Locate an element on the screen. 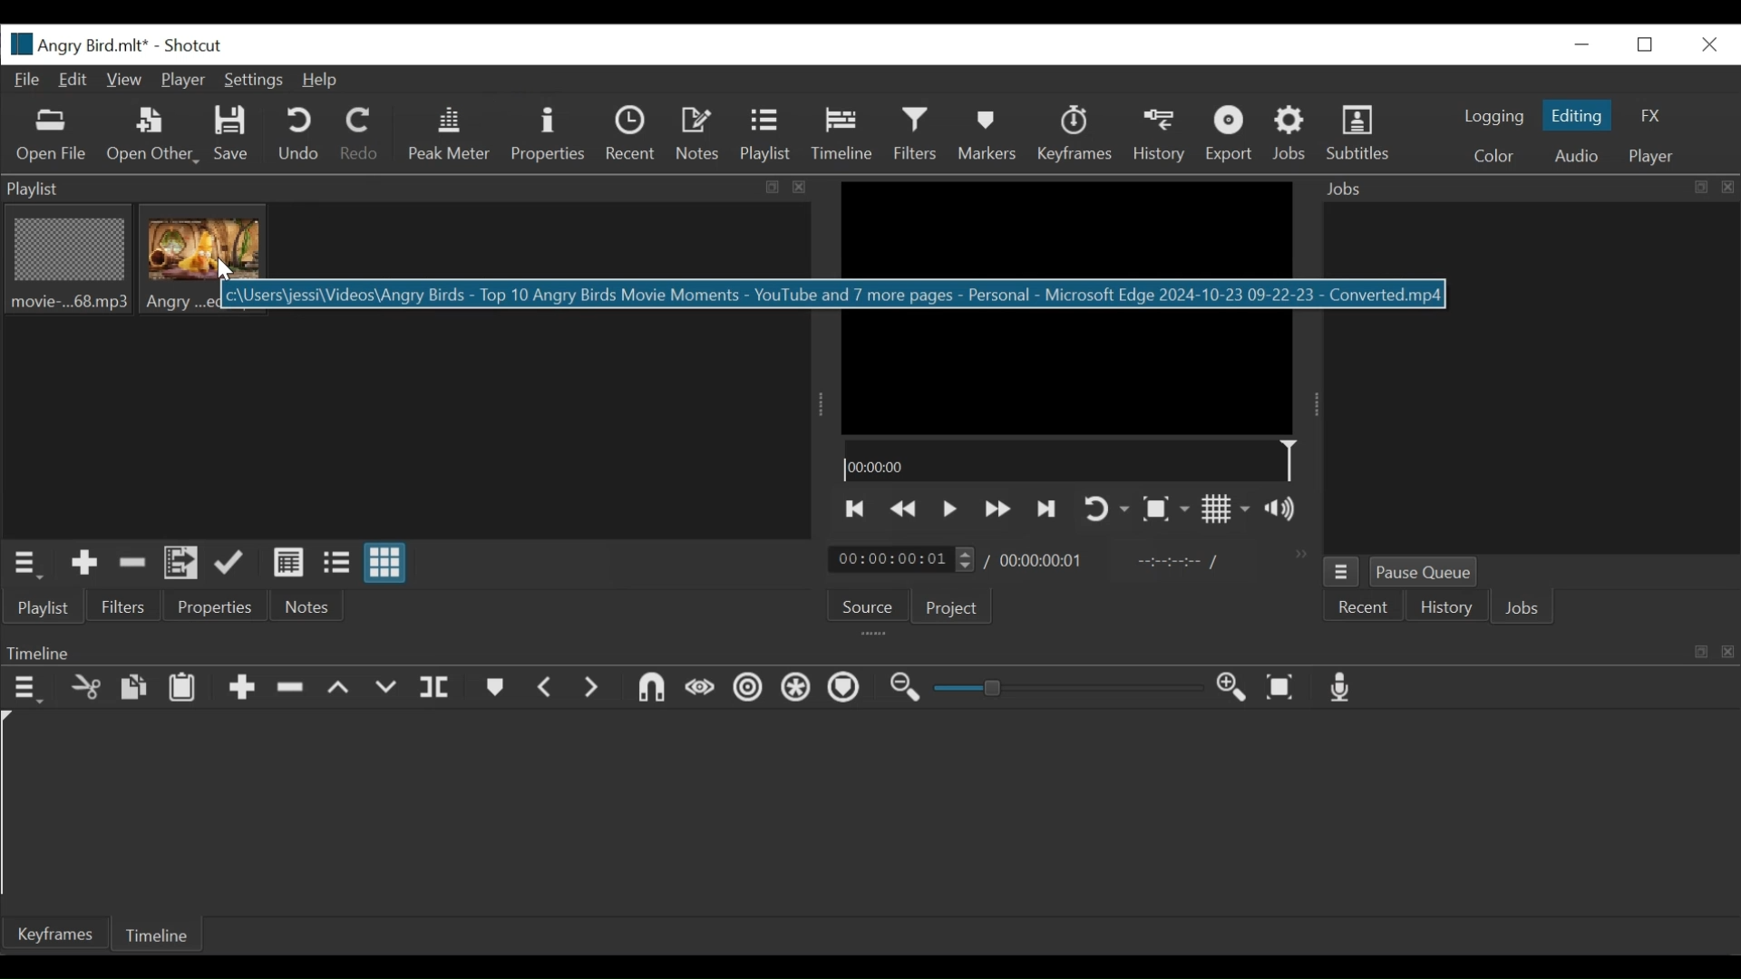  Restore is located at coordinates (1644, 44).